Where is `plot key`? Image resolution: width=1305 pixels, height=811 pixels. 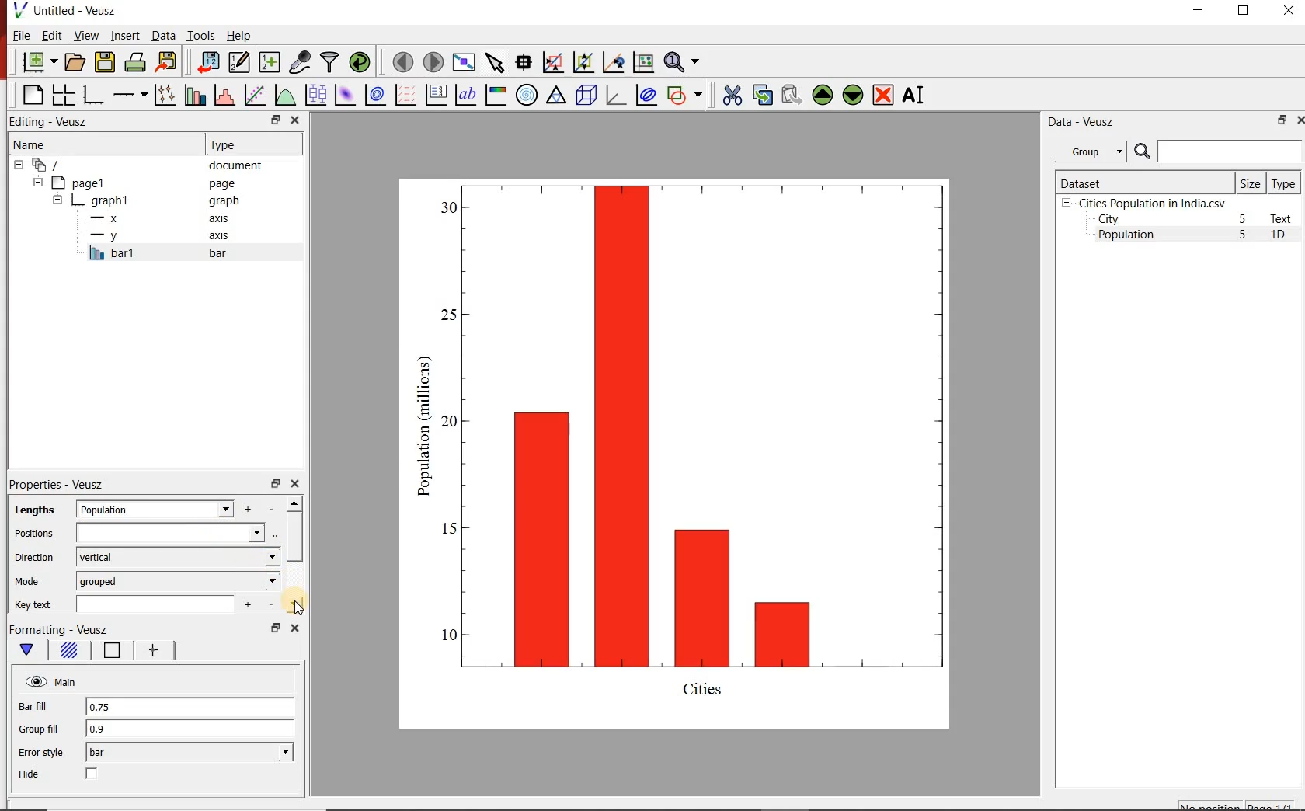 plot key is located at coordinates (435, 95).